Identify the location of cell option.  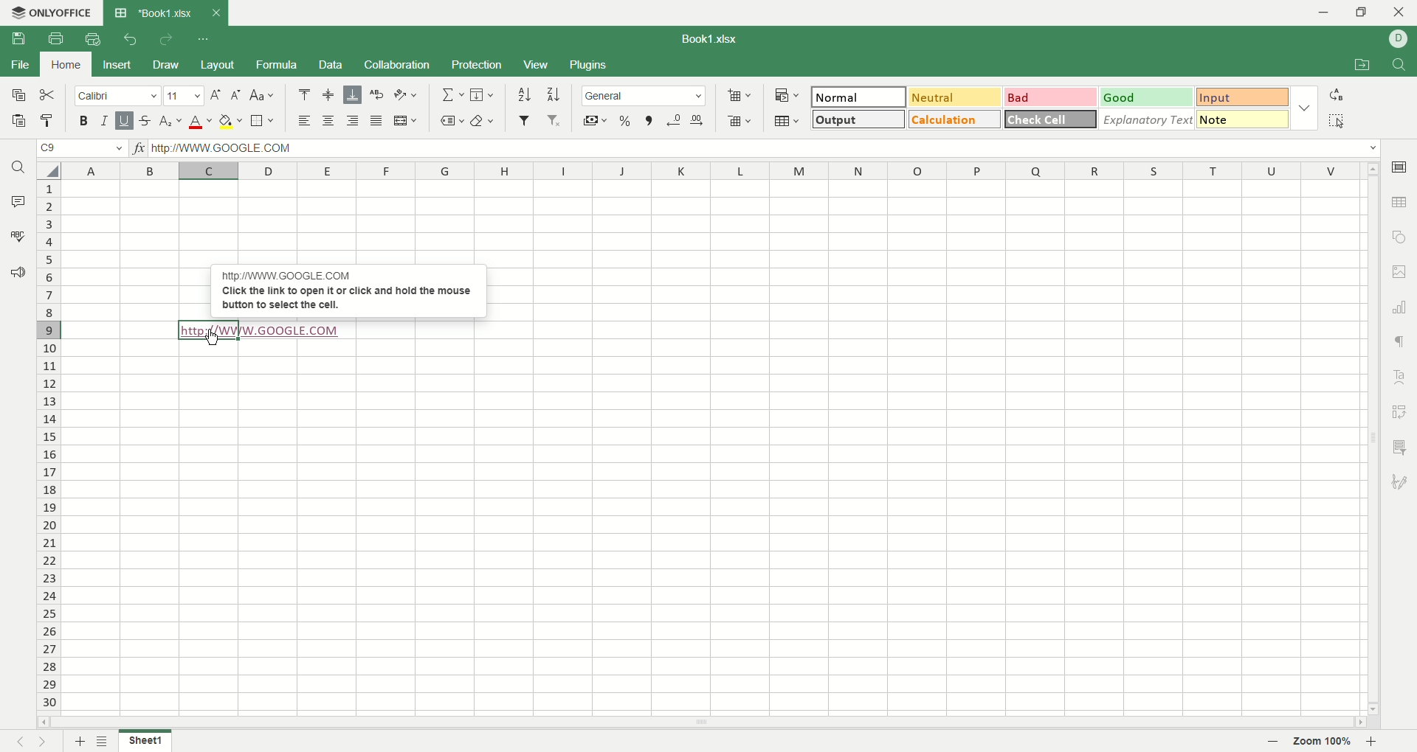
(1402, 167).